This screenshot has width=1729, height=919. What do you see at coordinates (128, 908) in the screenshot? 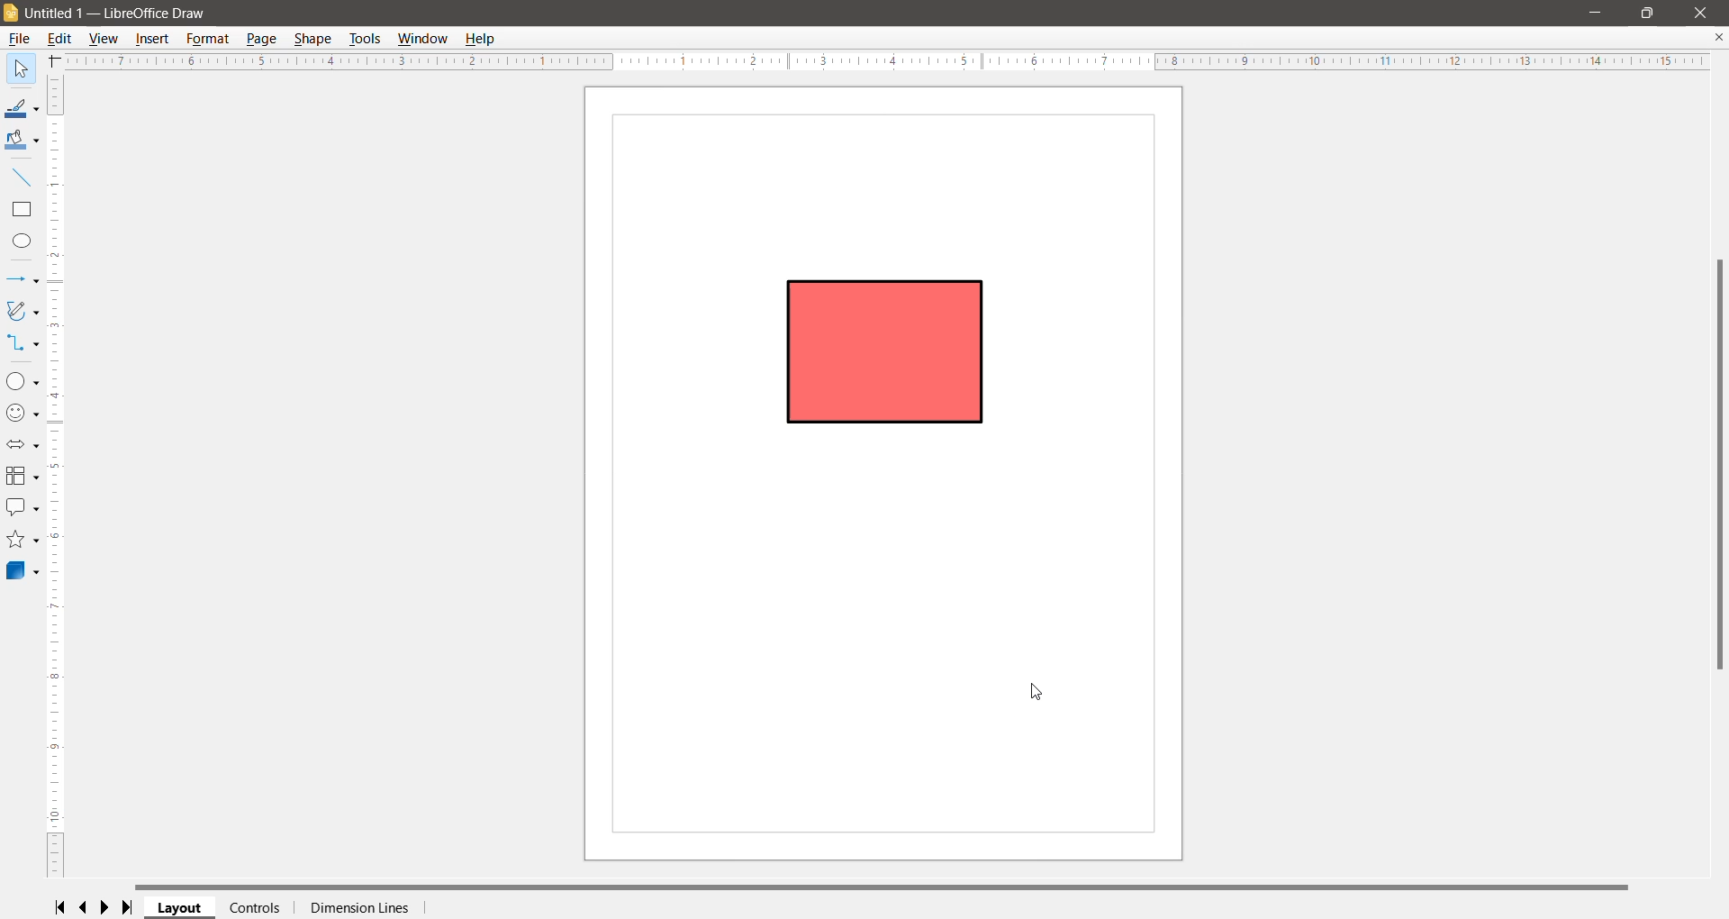
I see `Scroll to last page` at bounding box center [128, 908].